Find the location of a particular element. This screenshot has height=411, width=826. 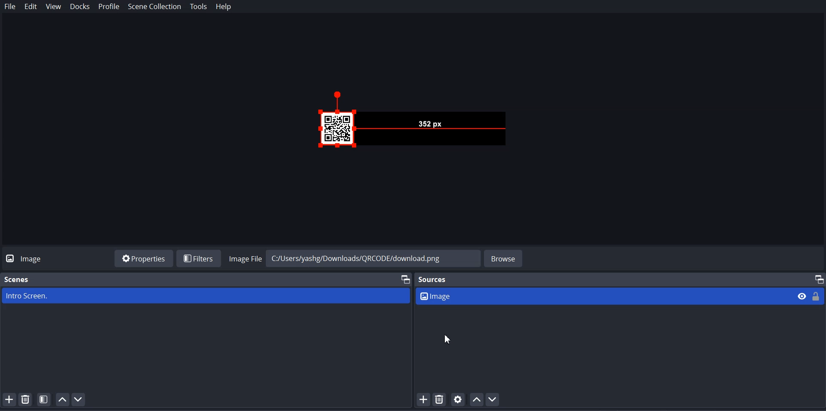

Scene Collection is located at coordinates (155, 7).